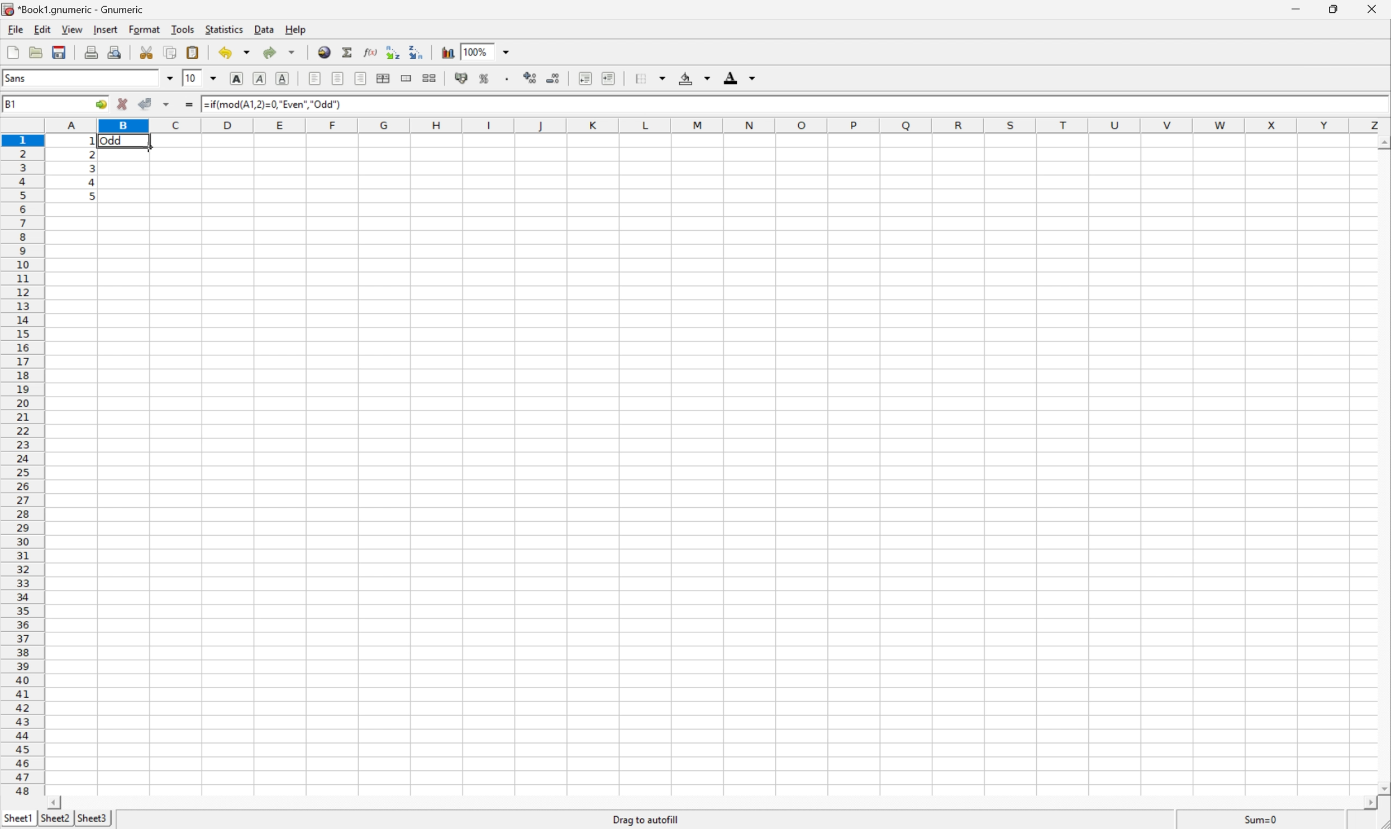 Image resolution: width=1391 pixels, height=829 pixels. What do you see at coordinates (483, 79) in the screenshot?
I see `Format selection as percentage` at bounding box center [483, 79].